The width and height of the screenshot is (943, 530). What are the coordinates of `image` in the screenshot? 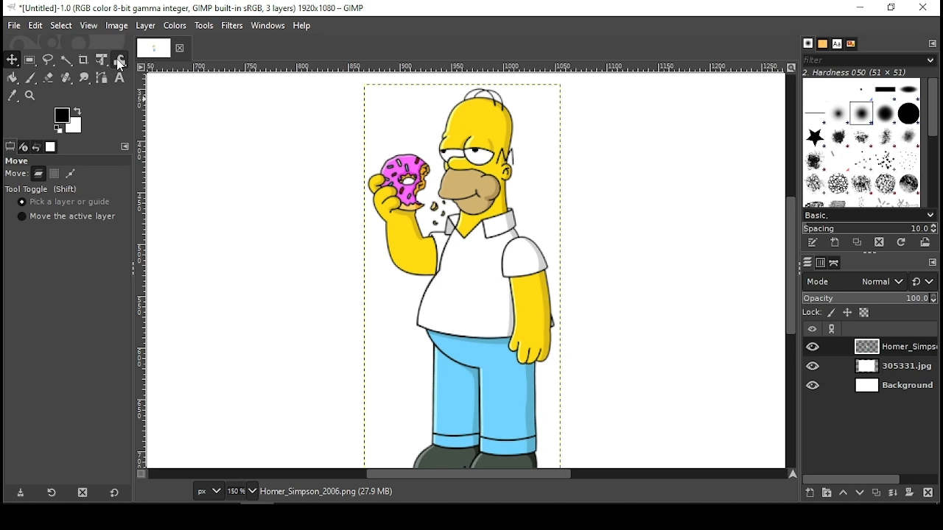 It's located at (463, 275).